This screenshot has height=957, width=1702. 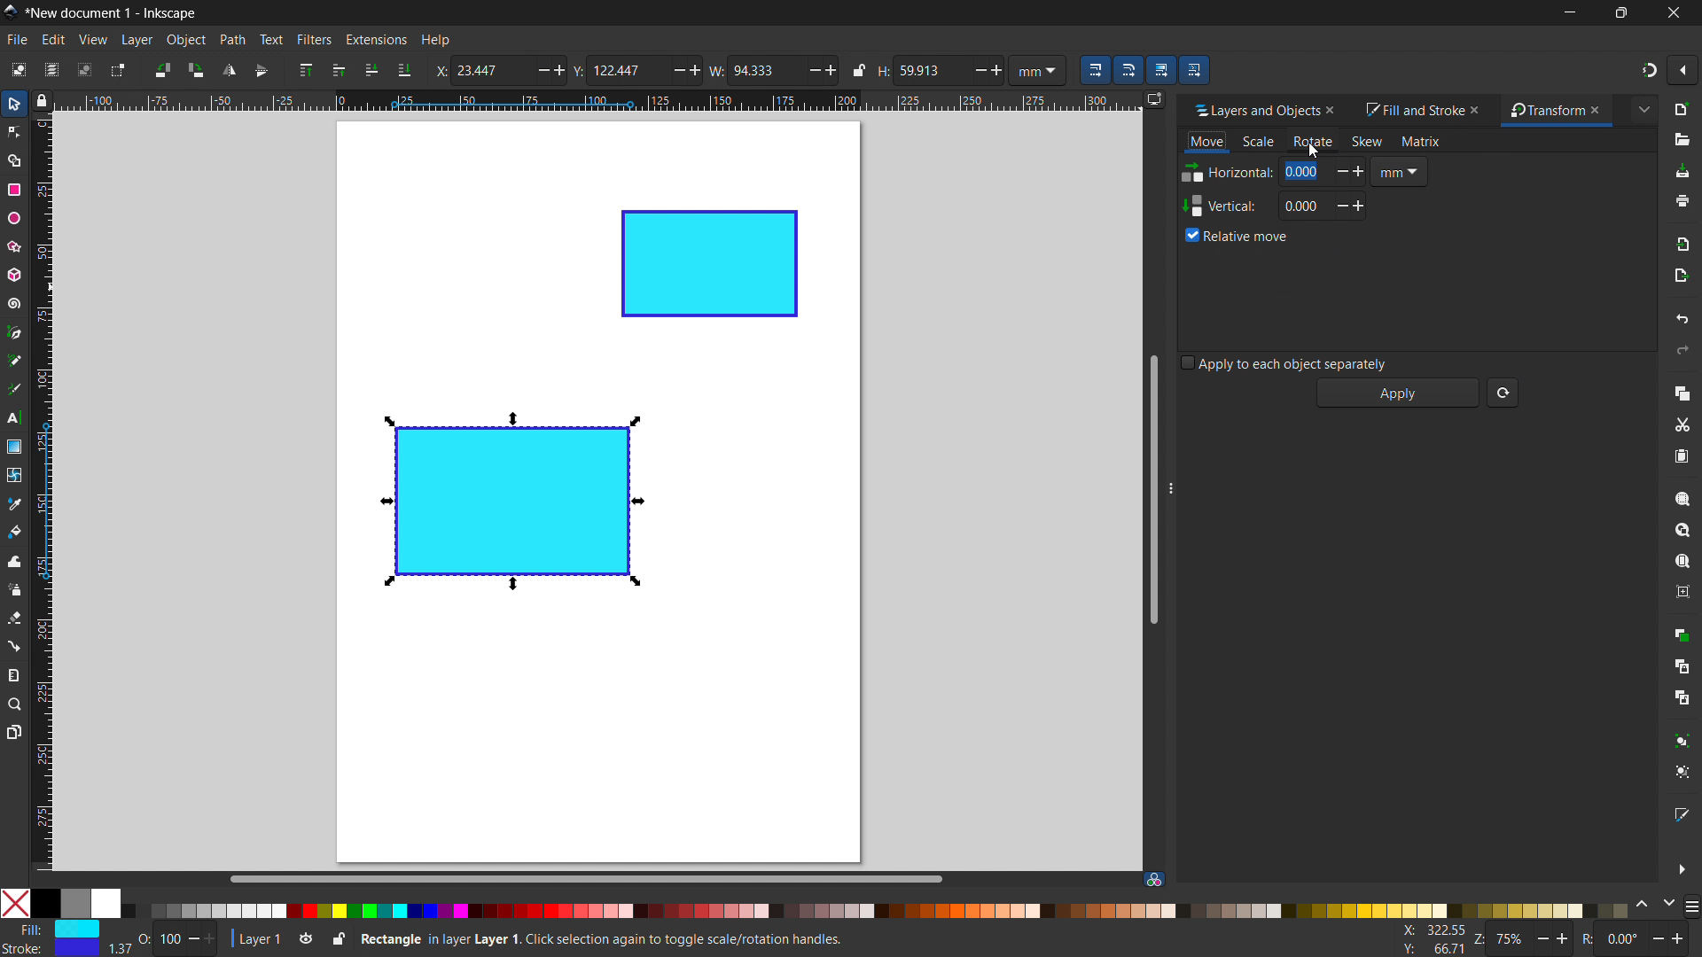 What do you see at coordinates (18, 40) in the screenshot?
I see `file` at bounding box center [18, 40].